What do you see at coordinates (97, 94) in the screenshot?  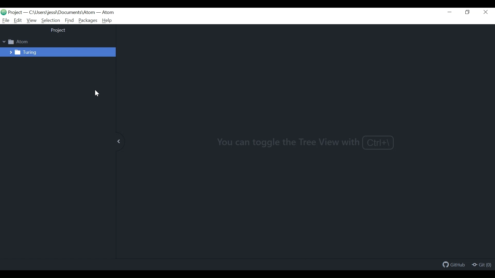 I see `cursor` at bounding box center [97, 94].